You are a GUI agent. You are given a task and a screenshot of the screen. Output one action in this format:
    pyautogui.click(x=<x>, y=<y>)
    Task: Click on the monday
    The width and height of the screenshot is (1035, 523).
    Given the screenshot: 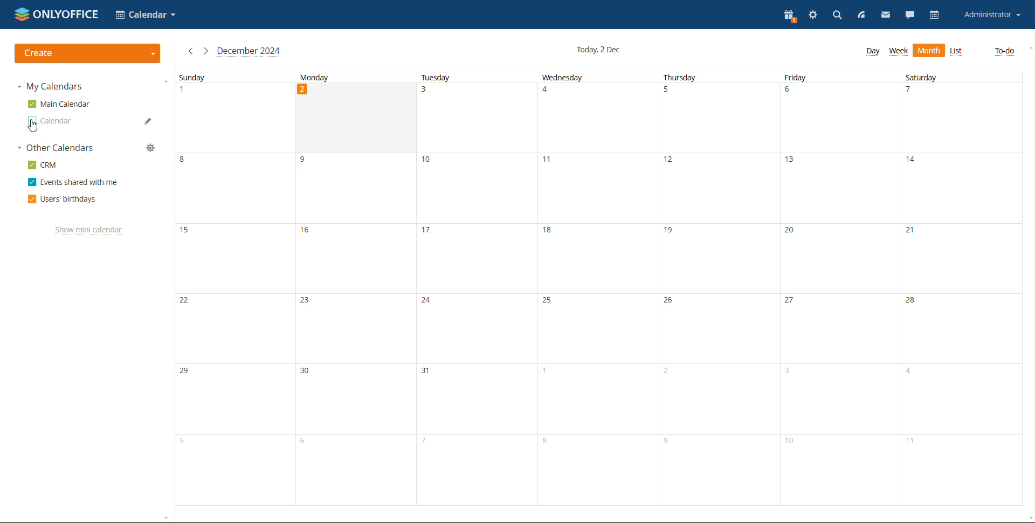 What is the action you would take?
    pyautogui.click(x=356, y=290)
    